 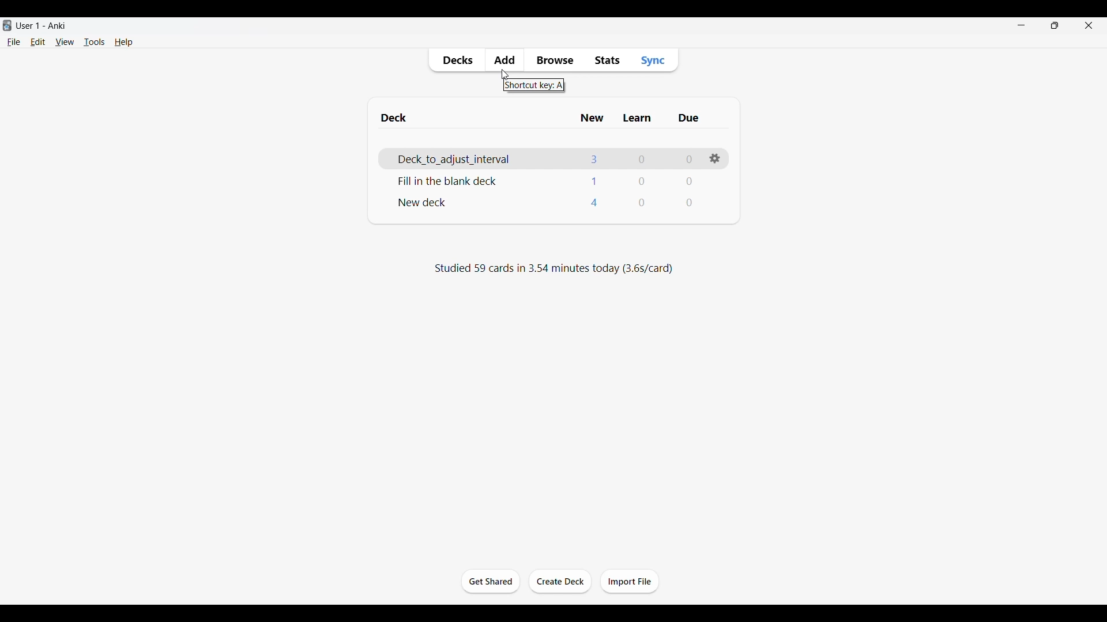 I want to click on Import file, so click(x=630, y=581).